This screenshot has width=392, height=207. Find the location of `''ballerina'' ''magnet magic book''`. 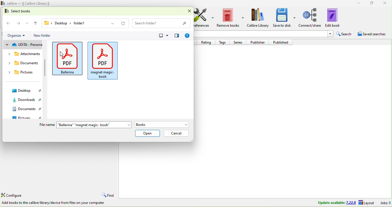

''ballerina'' ''magnet magic book'' is located at coordinates (94, 125).